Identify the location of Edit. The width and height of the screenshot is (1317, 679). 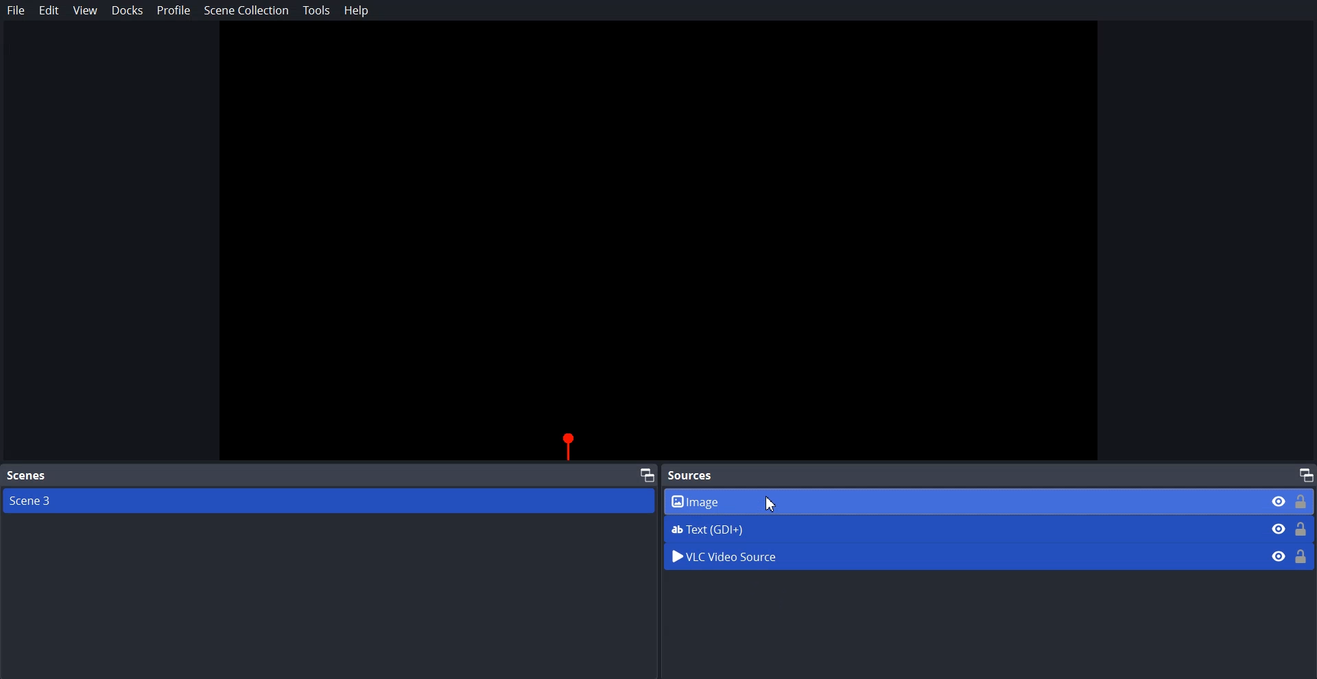
(49, 10).